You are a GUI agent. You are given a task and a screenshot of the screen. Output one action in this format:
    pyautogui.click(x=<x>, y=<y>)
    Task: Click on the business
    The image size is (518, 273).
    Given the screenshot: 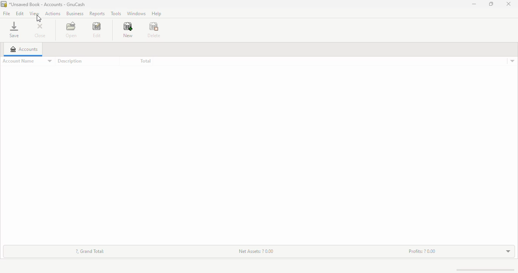 What is the action you would take?
    pyautogui.click(x=75, y=13)
    